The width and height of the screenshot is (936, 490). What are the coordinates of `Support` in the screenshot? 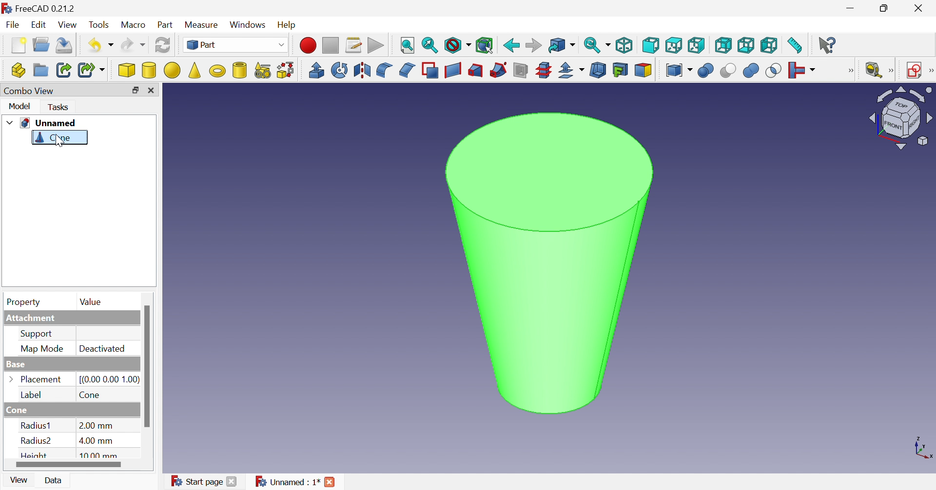 It's located at (37, 334).